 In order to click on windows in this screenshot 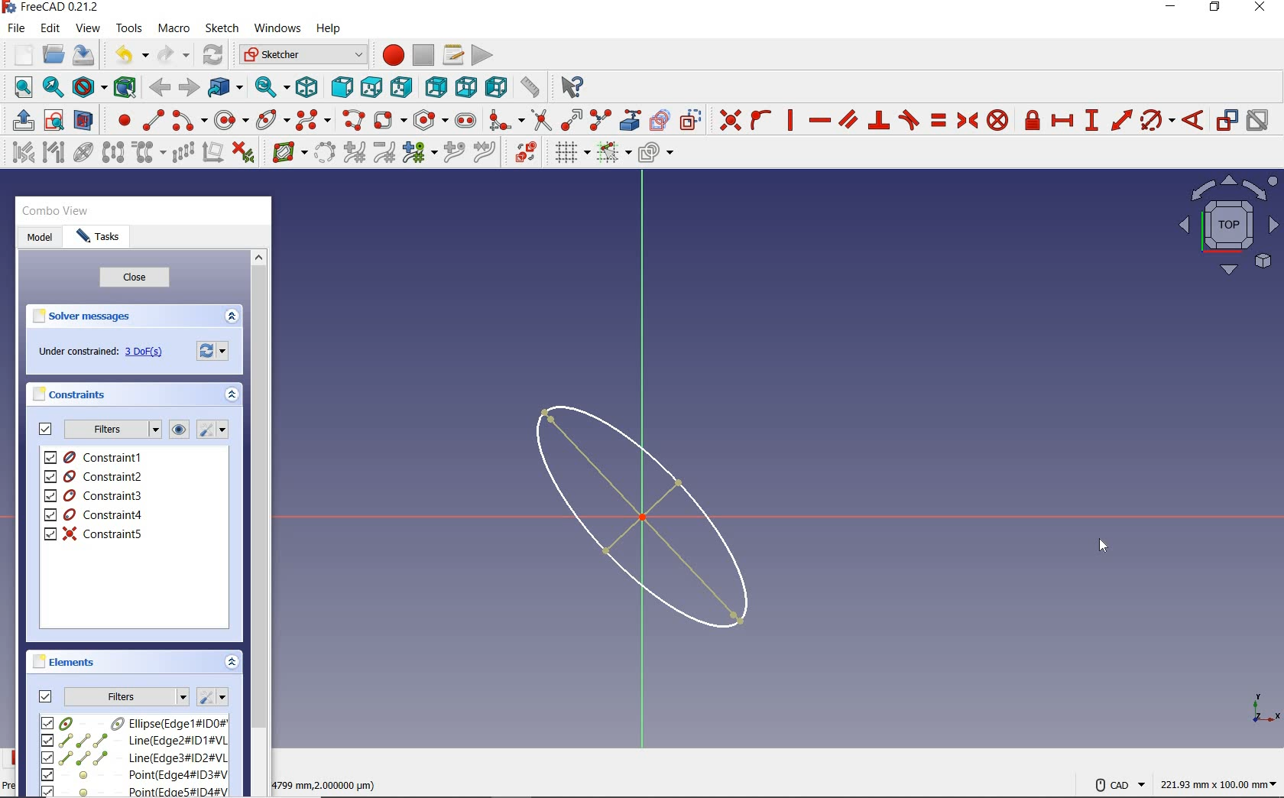, I will do `click(276, 30)`.